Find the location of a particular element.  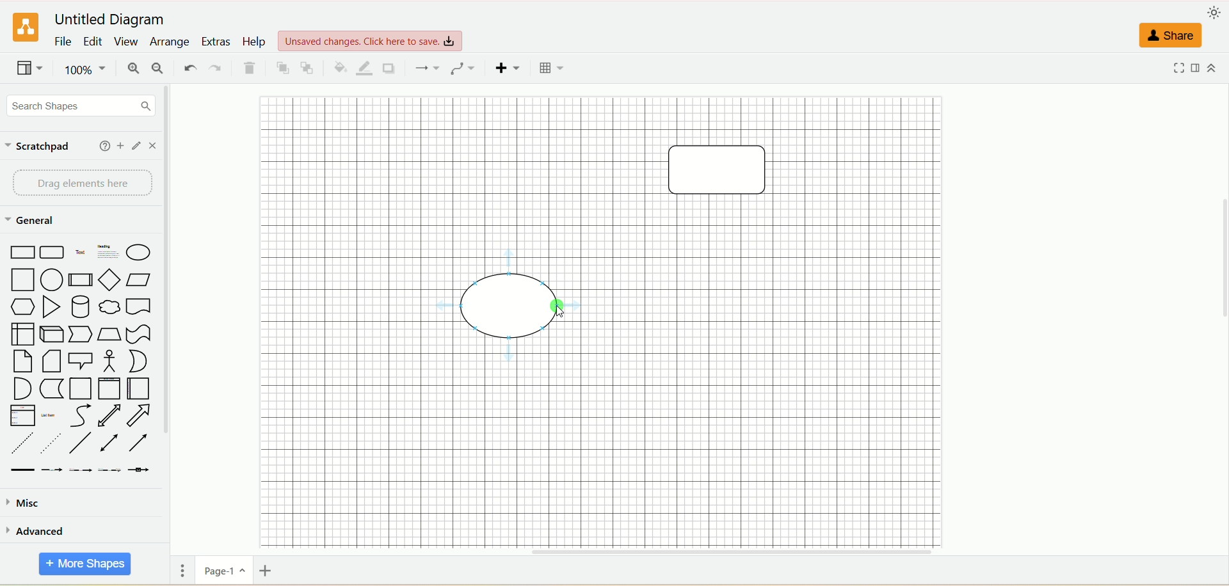

zoom in is located at coordinates (133, 70).